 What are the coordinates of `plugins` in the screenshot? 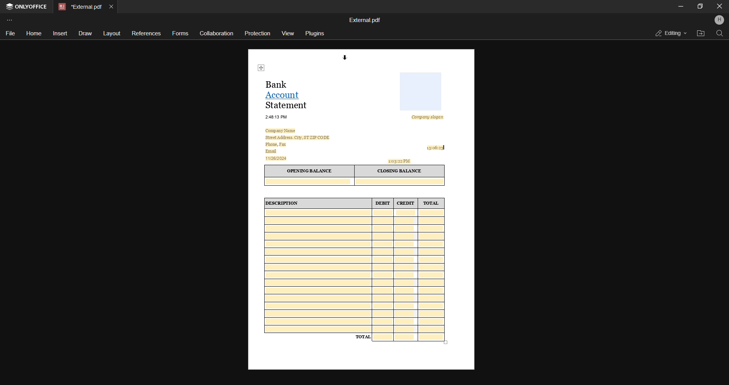 It's located at (316, 33).